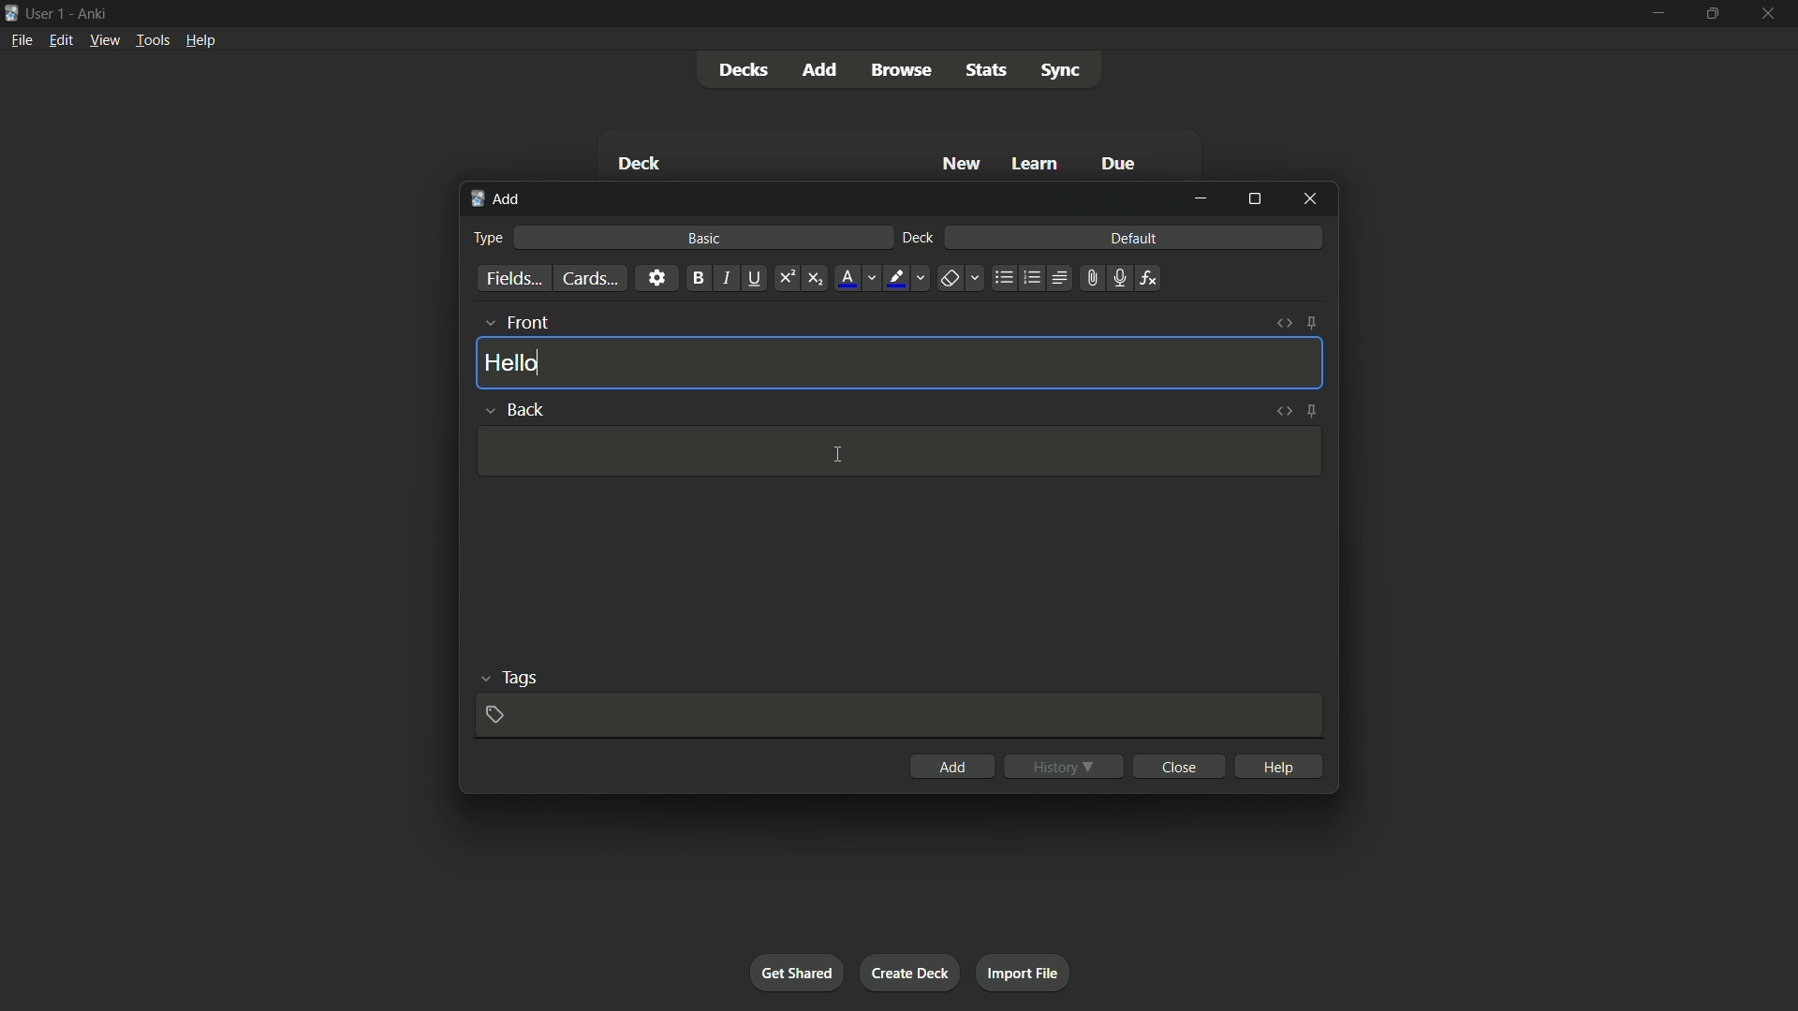 The height and width of the screenshot is (1011, 1798). What do you see at coordinates (1182, 766) in the screenshot?
I see `close` at bounding box center [1182, 766].